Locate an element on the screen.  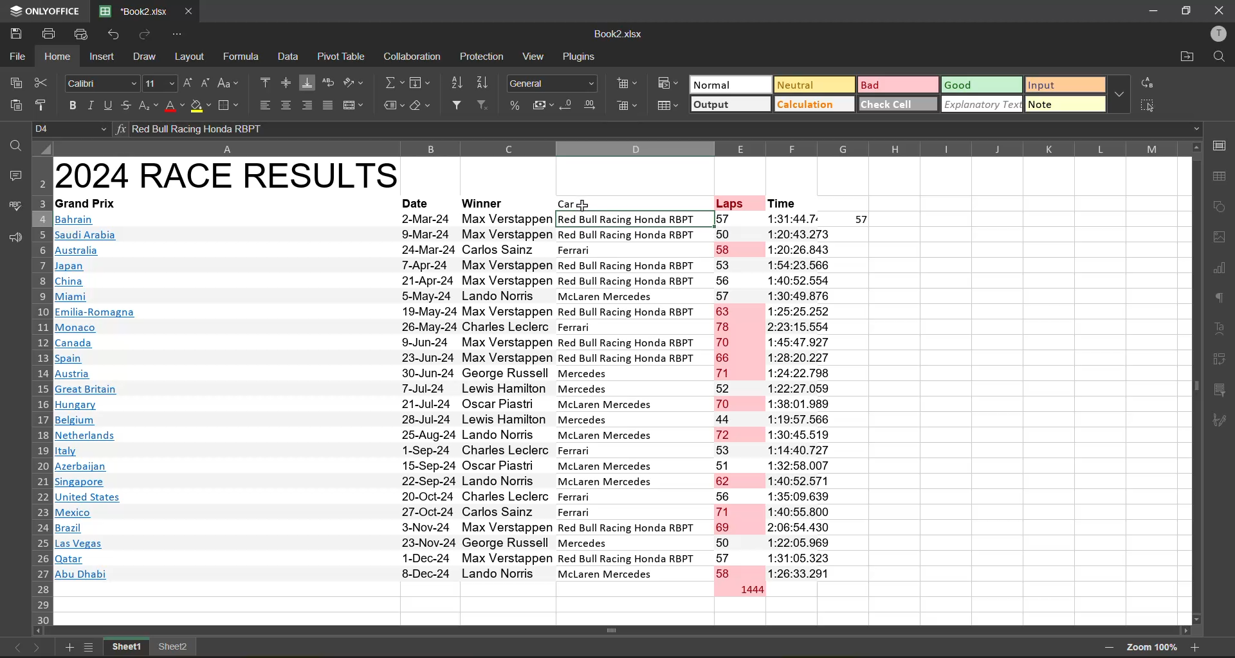
zoom out is located at coordinates (1107, 646).